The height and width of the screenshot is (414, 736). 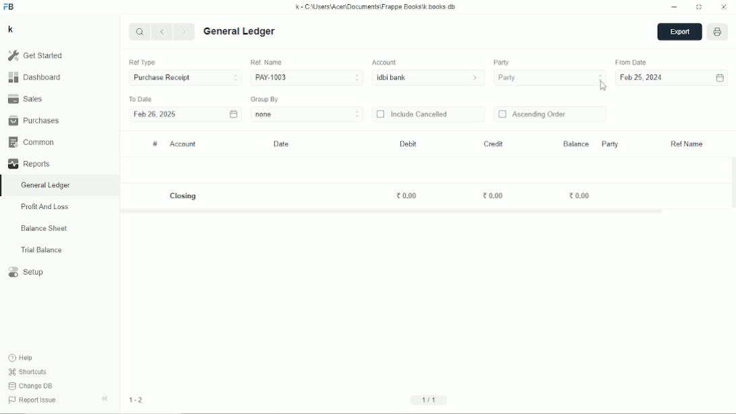 I want to click on Minimize, so click(x=675, y=7).